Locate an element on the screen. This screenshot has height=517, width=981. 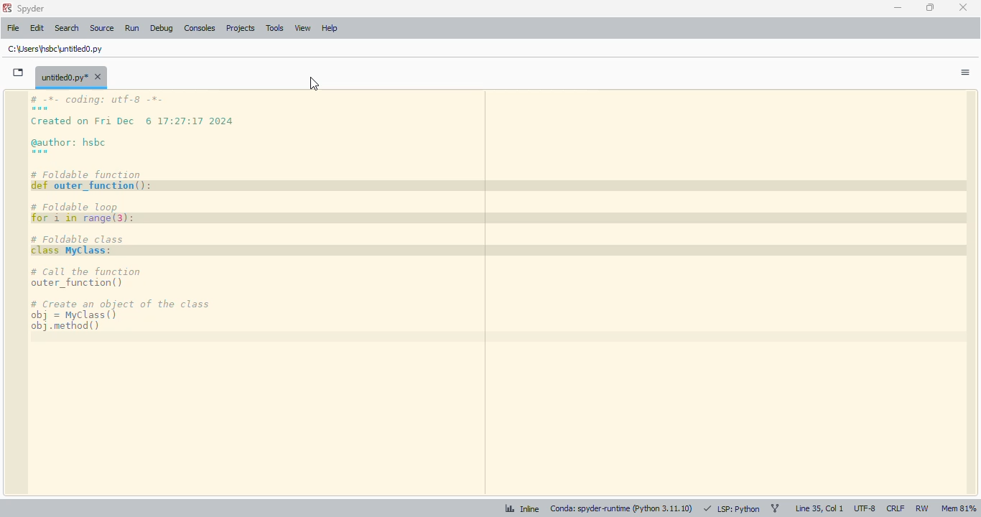
code  is located at coordinates (176, 215).